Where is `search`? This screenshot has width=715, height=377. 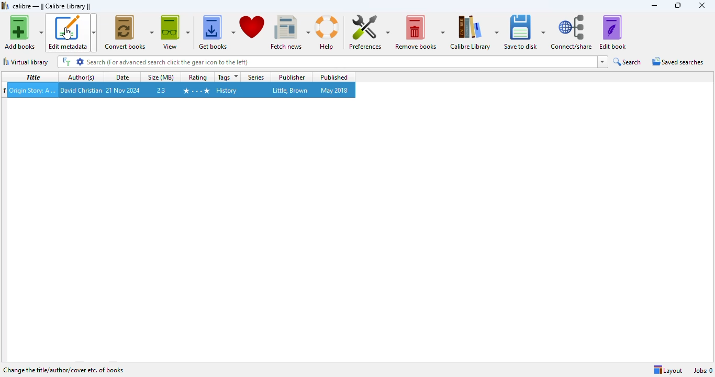
search is located at coordinates (627, 61).